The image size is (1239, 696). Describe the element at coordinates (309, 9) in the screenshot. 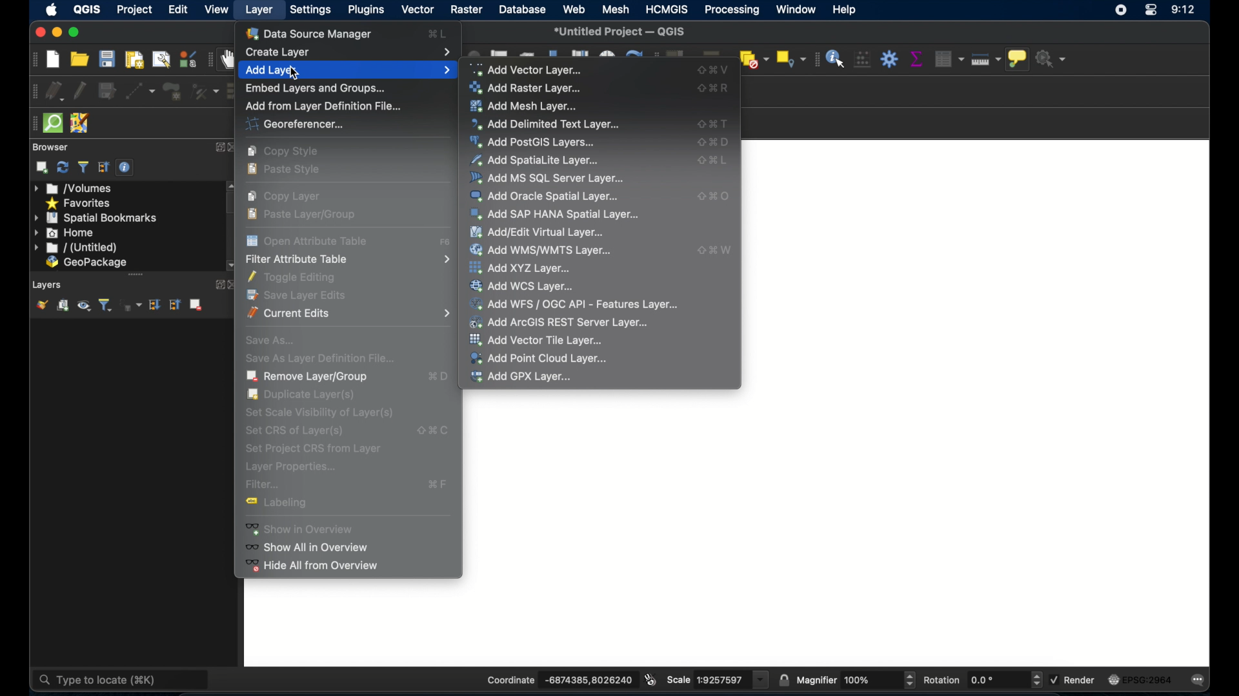

I see `settings` at that location.